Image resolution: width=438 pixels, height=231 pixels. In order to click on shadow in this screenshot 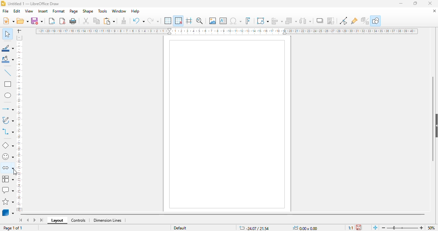, I will do `click(320, 21)`.